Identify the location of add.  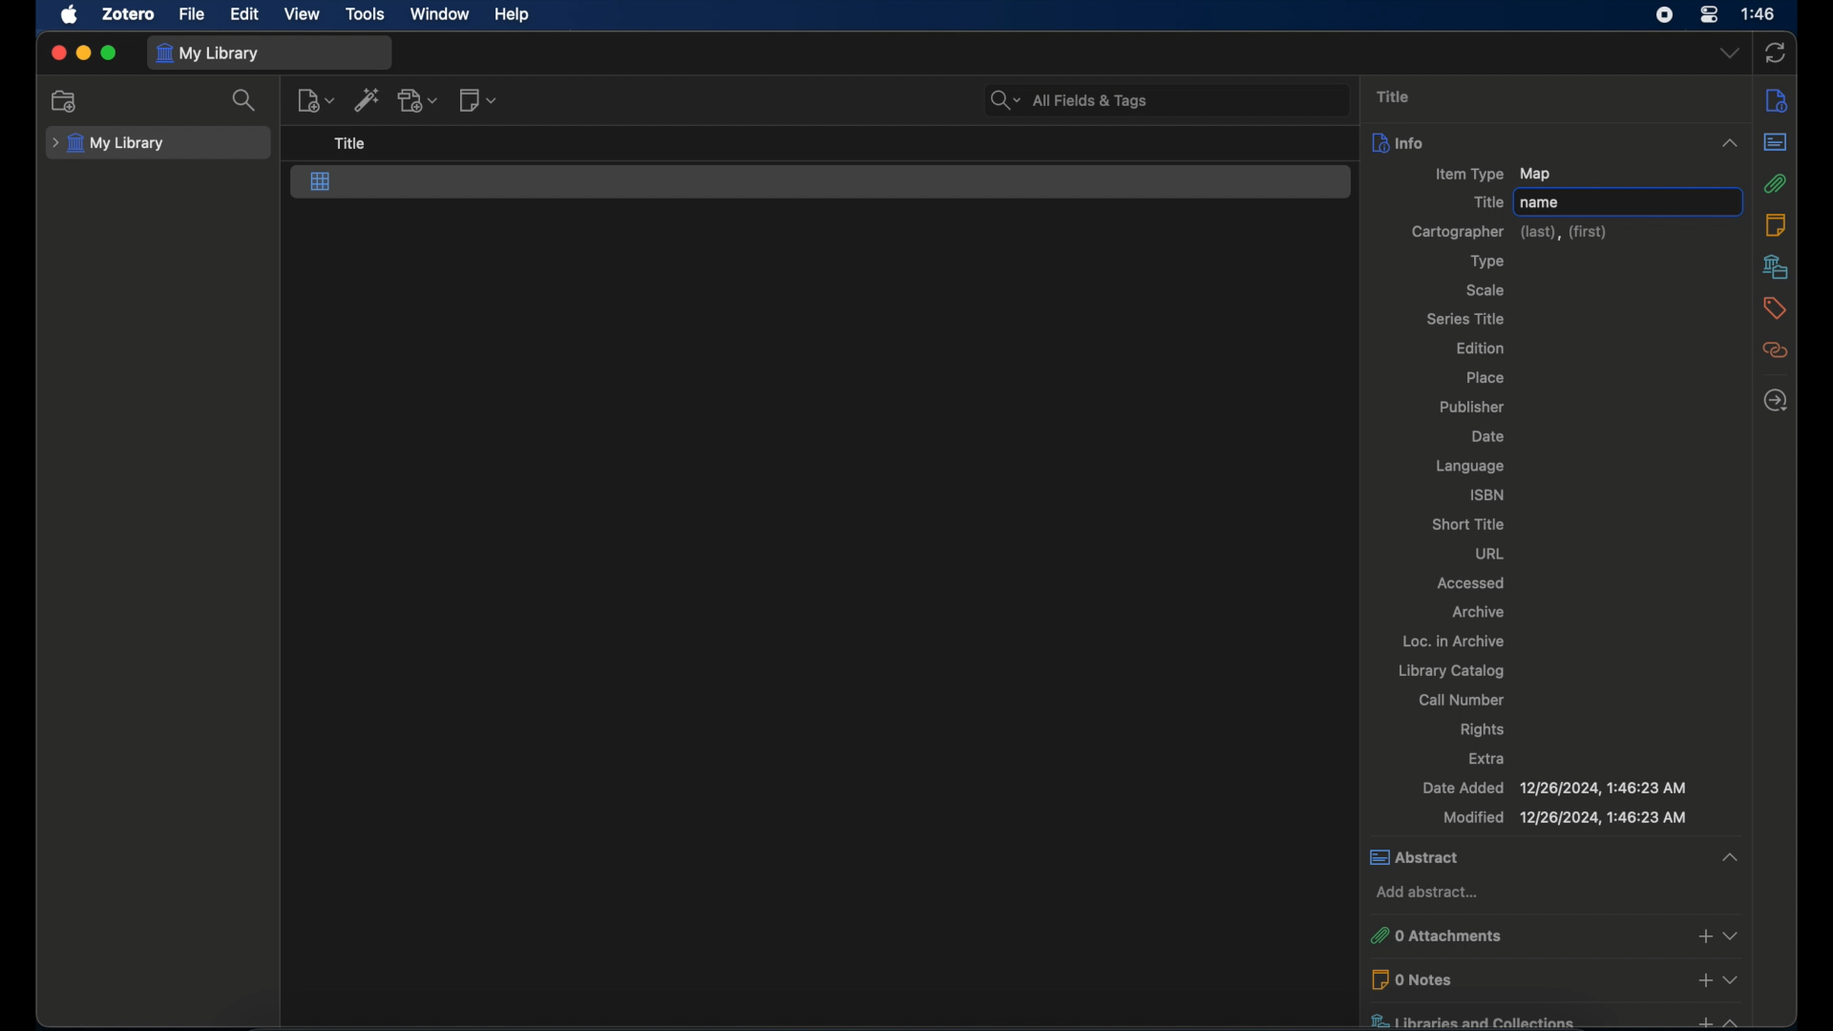
(1704, 936).